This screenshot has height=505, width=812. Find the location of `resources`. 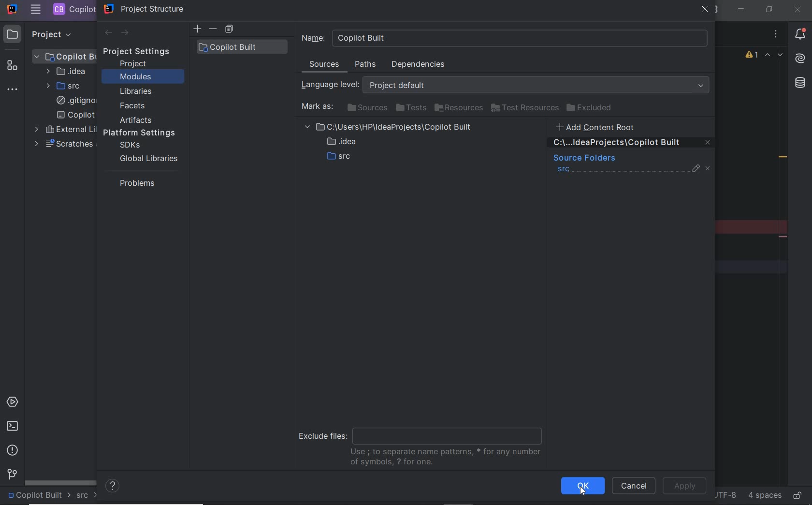

resources is located at coordinates (460, 108).